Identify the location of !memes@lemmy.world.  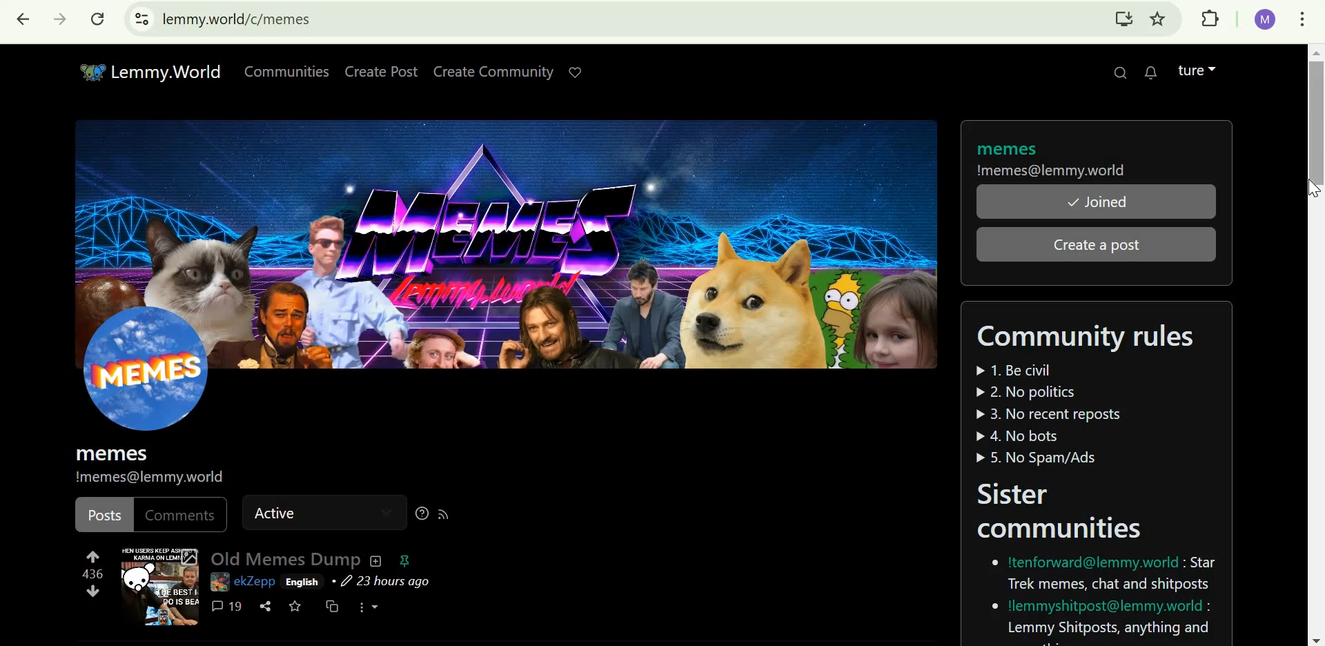
(1052, 172).